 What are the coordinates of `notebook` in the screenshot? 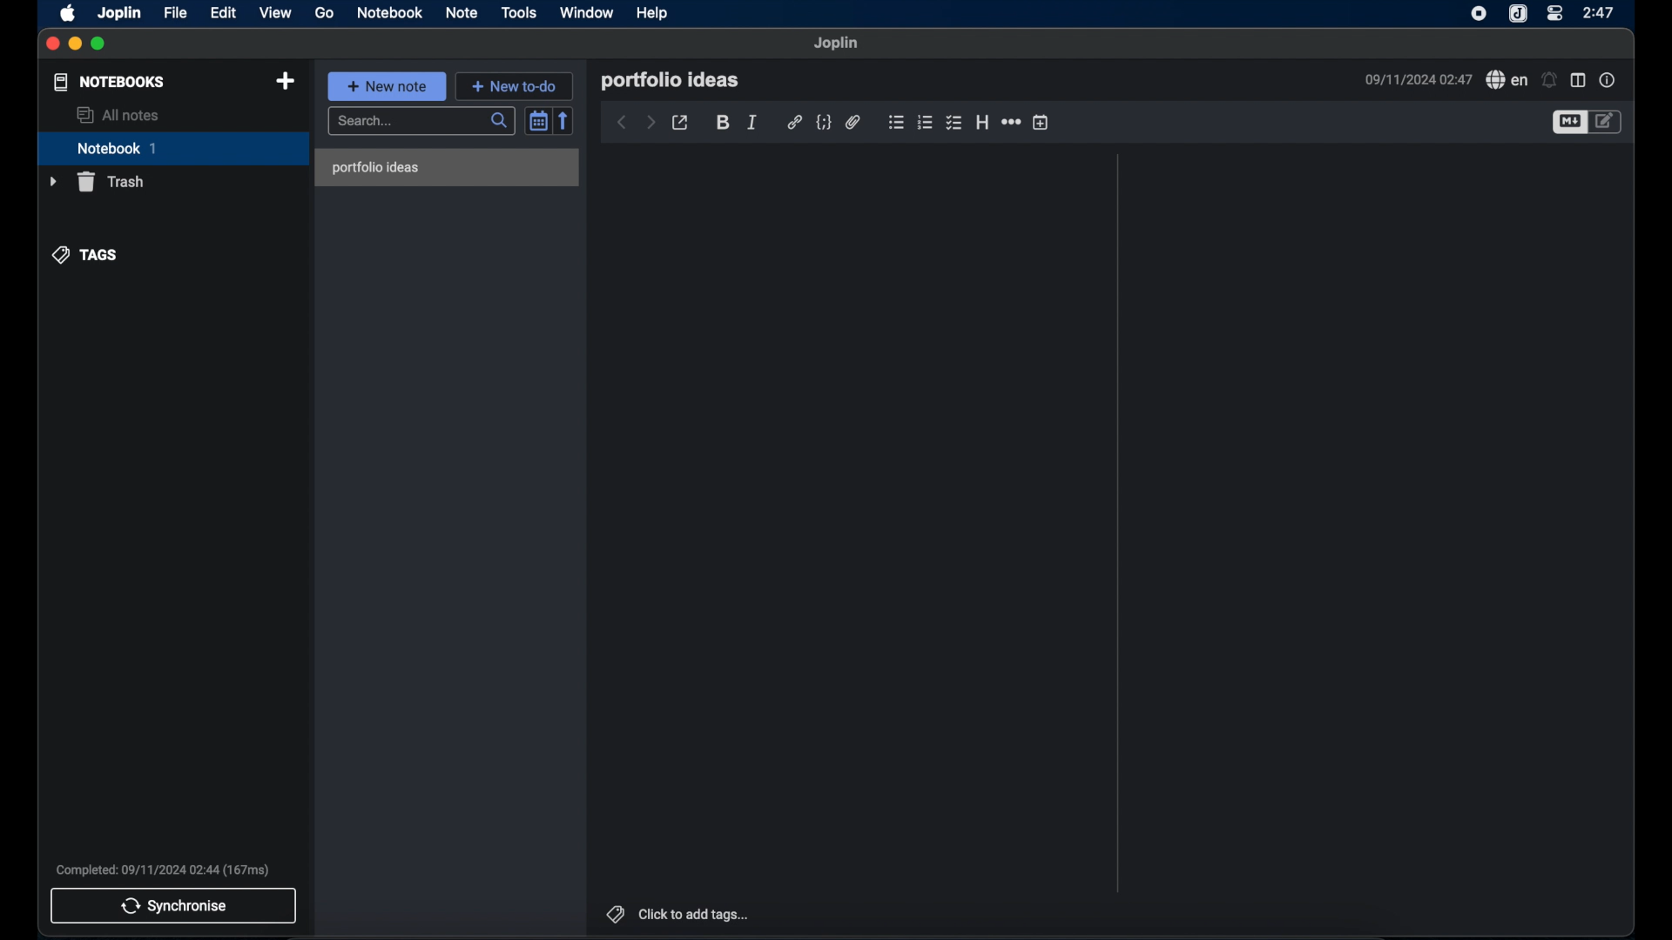 It's located at (389, 12).